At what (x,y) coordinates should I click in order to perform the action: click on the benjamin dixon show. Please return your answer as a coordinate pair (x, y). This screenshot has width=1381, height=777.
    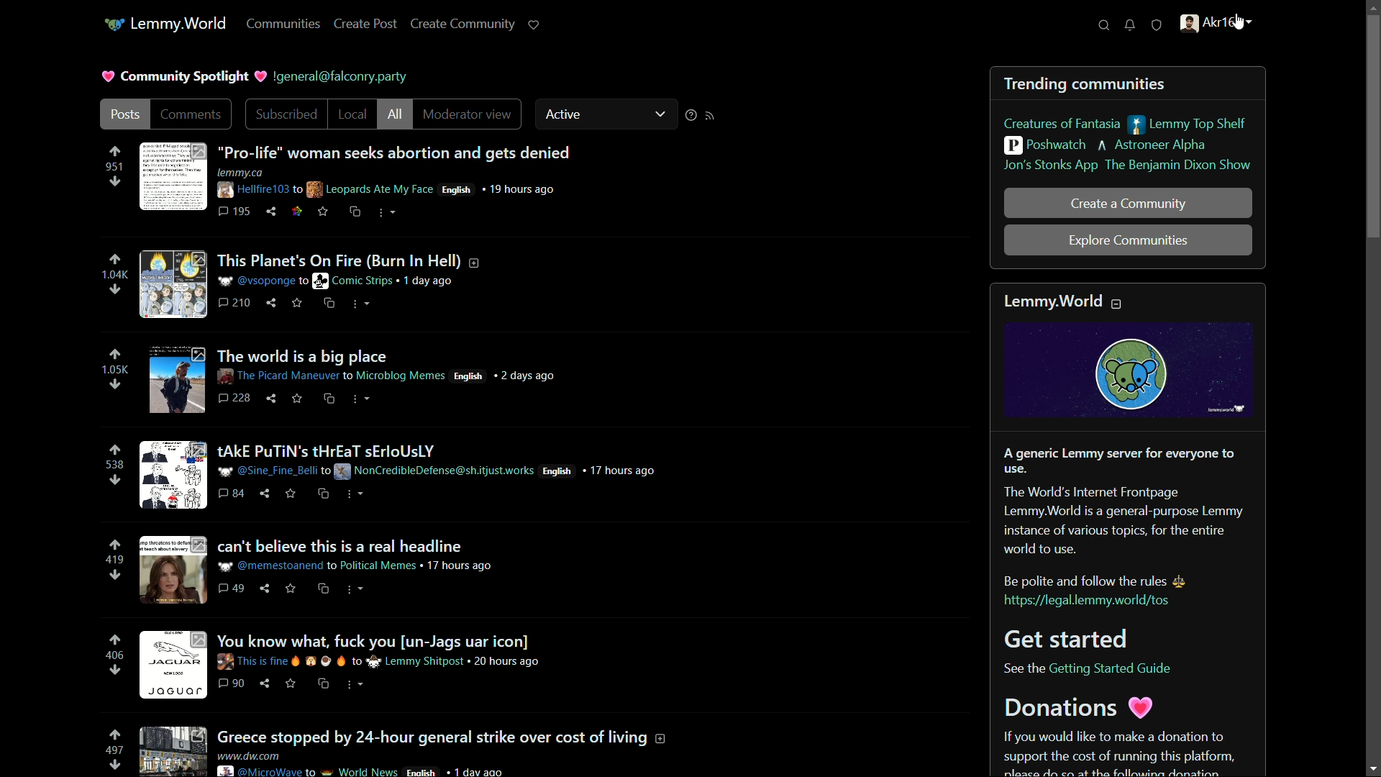
    Looking at the image, I should click on (1177, 165).